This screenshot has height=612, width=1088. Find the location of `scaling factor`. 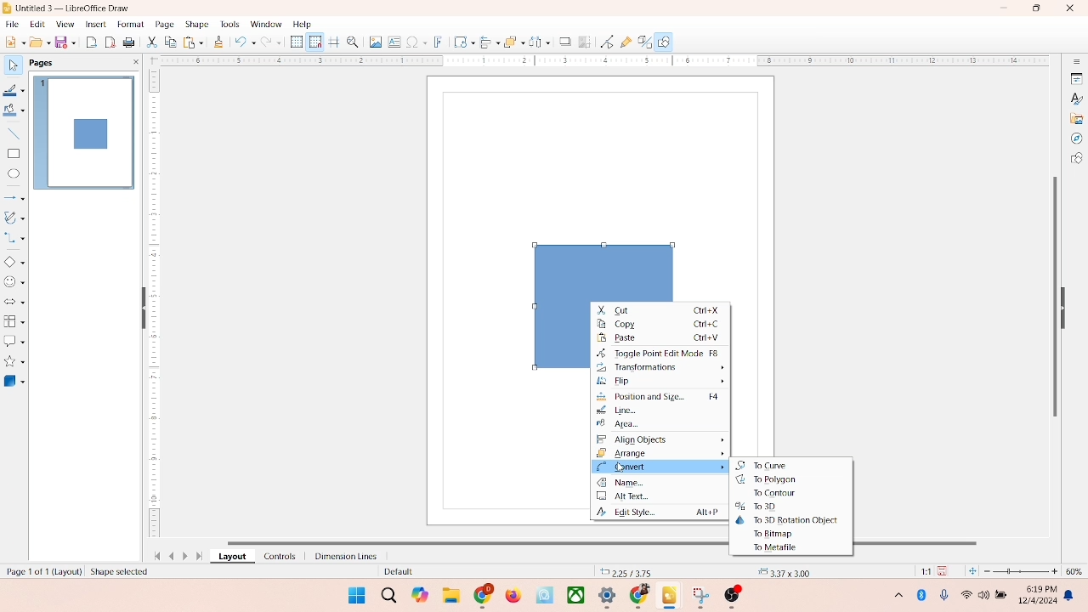

scaling factor is located at coordinates (921, 571).